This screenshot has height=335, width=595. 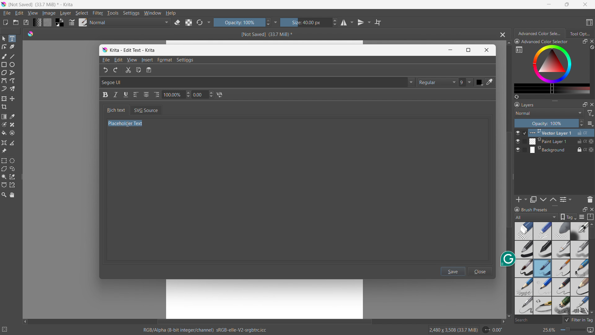 I want to click on blending mode, so click(x=549, y=113).